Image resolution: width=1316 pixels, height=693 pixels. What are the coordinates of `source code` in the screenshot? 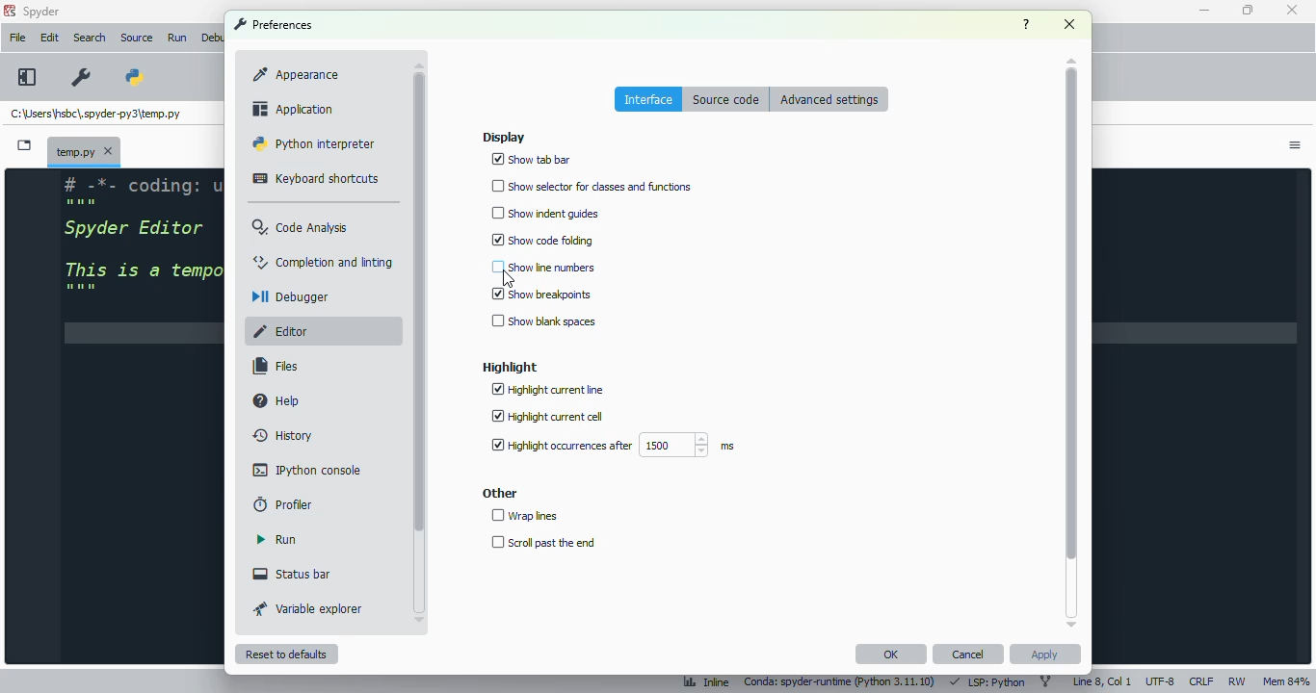 It's located at (728, 100).